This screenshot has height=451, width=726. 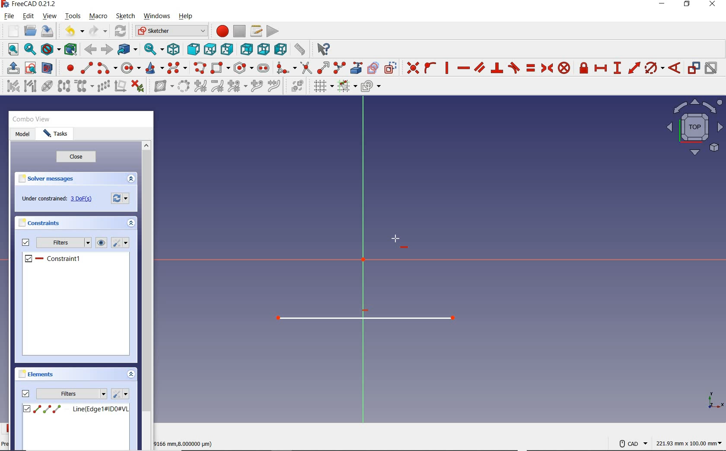 I want to click on SHOW/HIDE INTERNAL GEOMETRY, so click(x=48, y=86).